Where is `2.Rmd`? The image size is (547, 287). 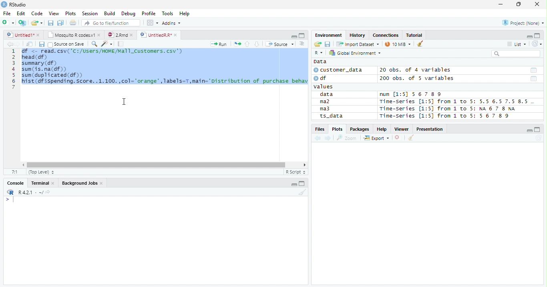 2.Rmd is located at coordinates (121, 35).